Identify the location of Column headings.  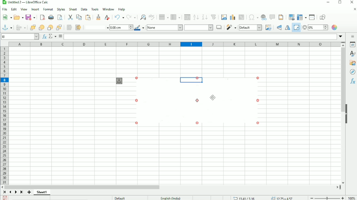
(174, 44).